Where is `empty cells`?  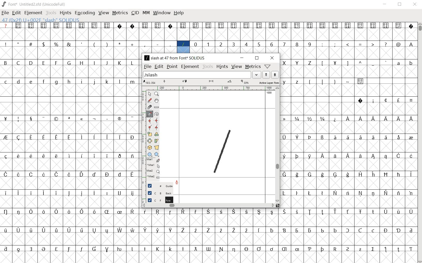
empty cells is located at coordinates (71, 202).